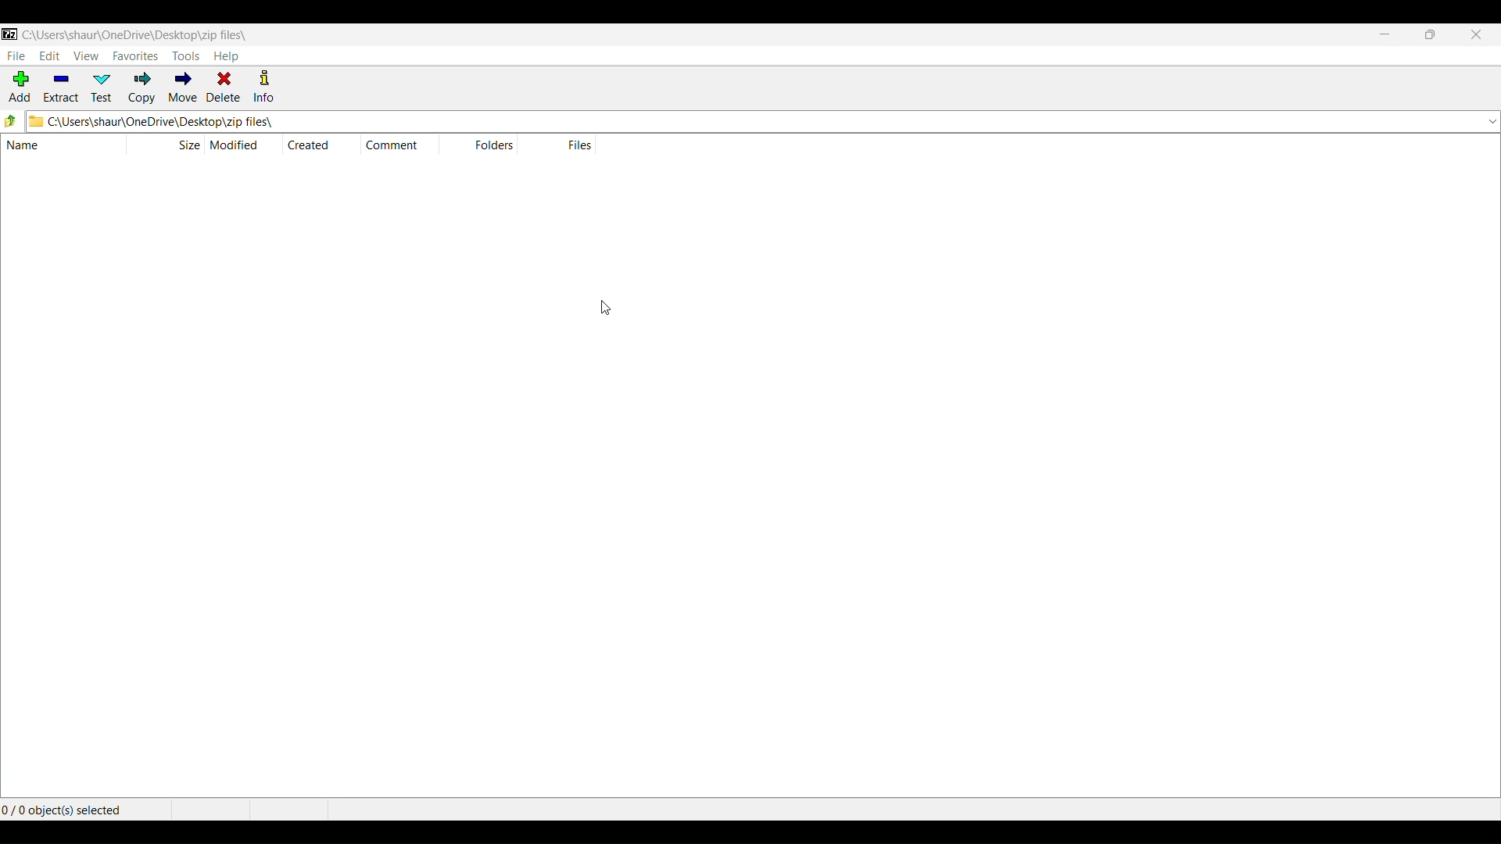 This screenshot has width=1501, height=844. I want to click on COMMENT, so click(397, 145).